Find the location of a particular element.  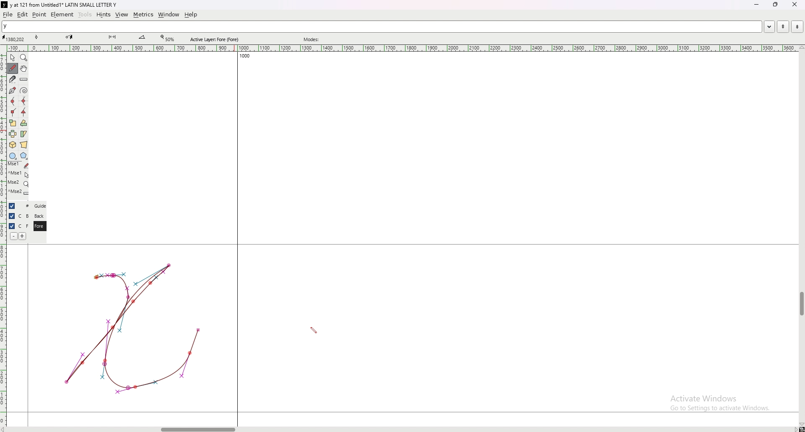

close is located at coordinates (794, 5).